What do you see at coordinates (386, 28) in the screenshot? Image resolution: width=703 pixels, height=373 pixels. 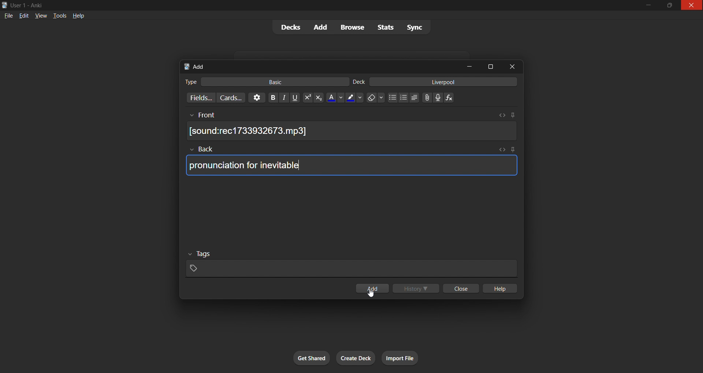 I see `stats` at bounding box center [386, 28].